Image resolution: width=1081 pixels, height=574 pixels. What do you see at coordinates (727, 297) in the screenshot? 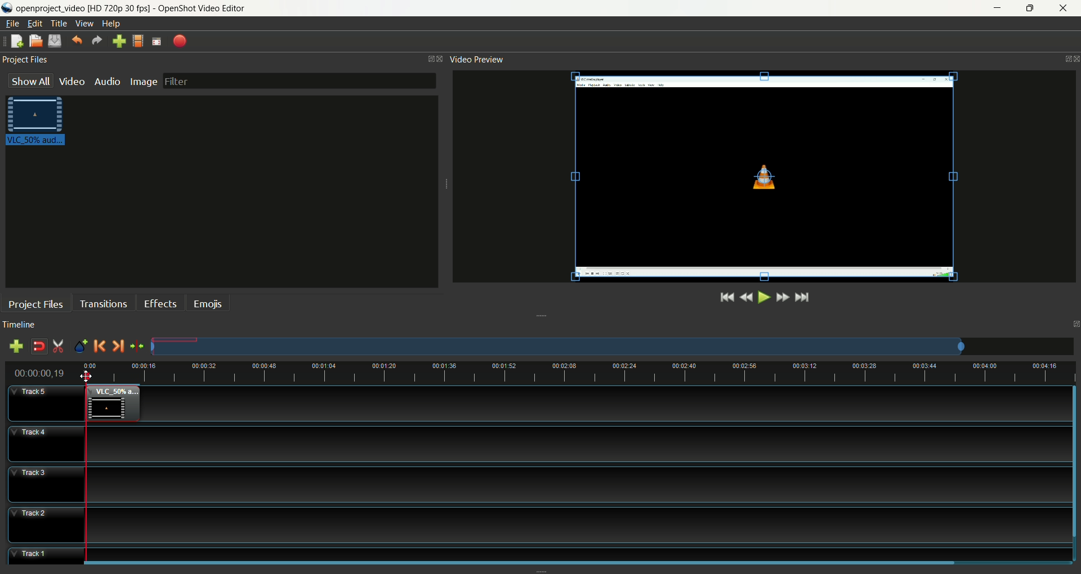
I see `jump to the start` at bounding box center [727, 297].